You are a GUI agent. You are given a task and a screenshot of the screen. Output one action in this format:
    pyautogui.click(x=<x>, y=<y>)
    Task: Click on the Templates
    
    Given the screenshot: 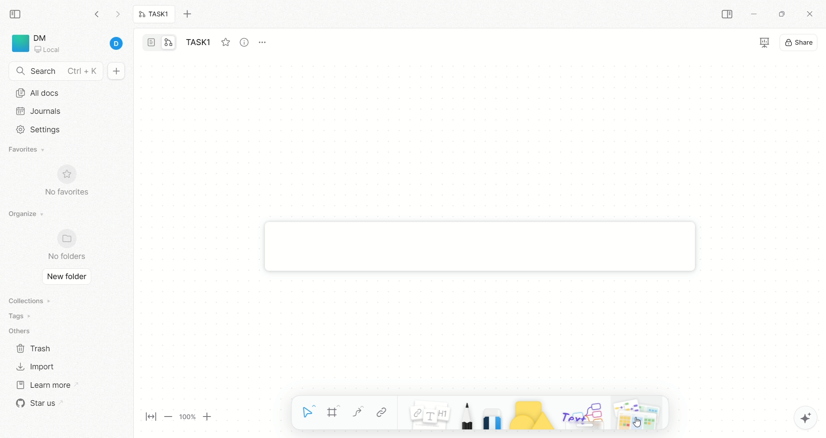 What is the action you would take?
    pyautogui.click(x=638, y=412)
    